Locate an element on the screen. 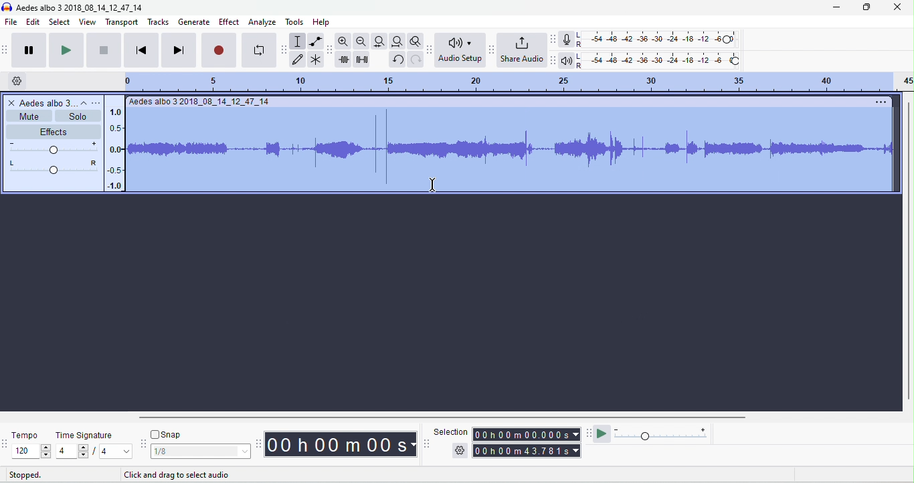 The image size is (914, 483). draw tool is located at coordinates (297, 60).